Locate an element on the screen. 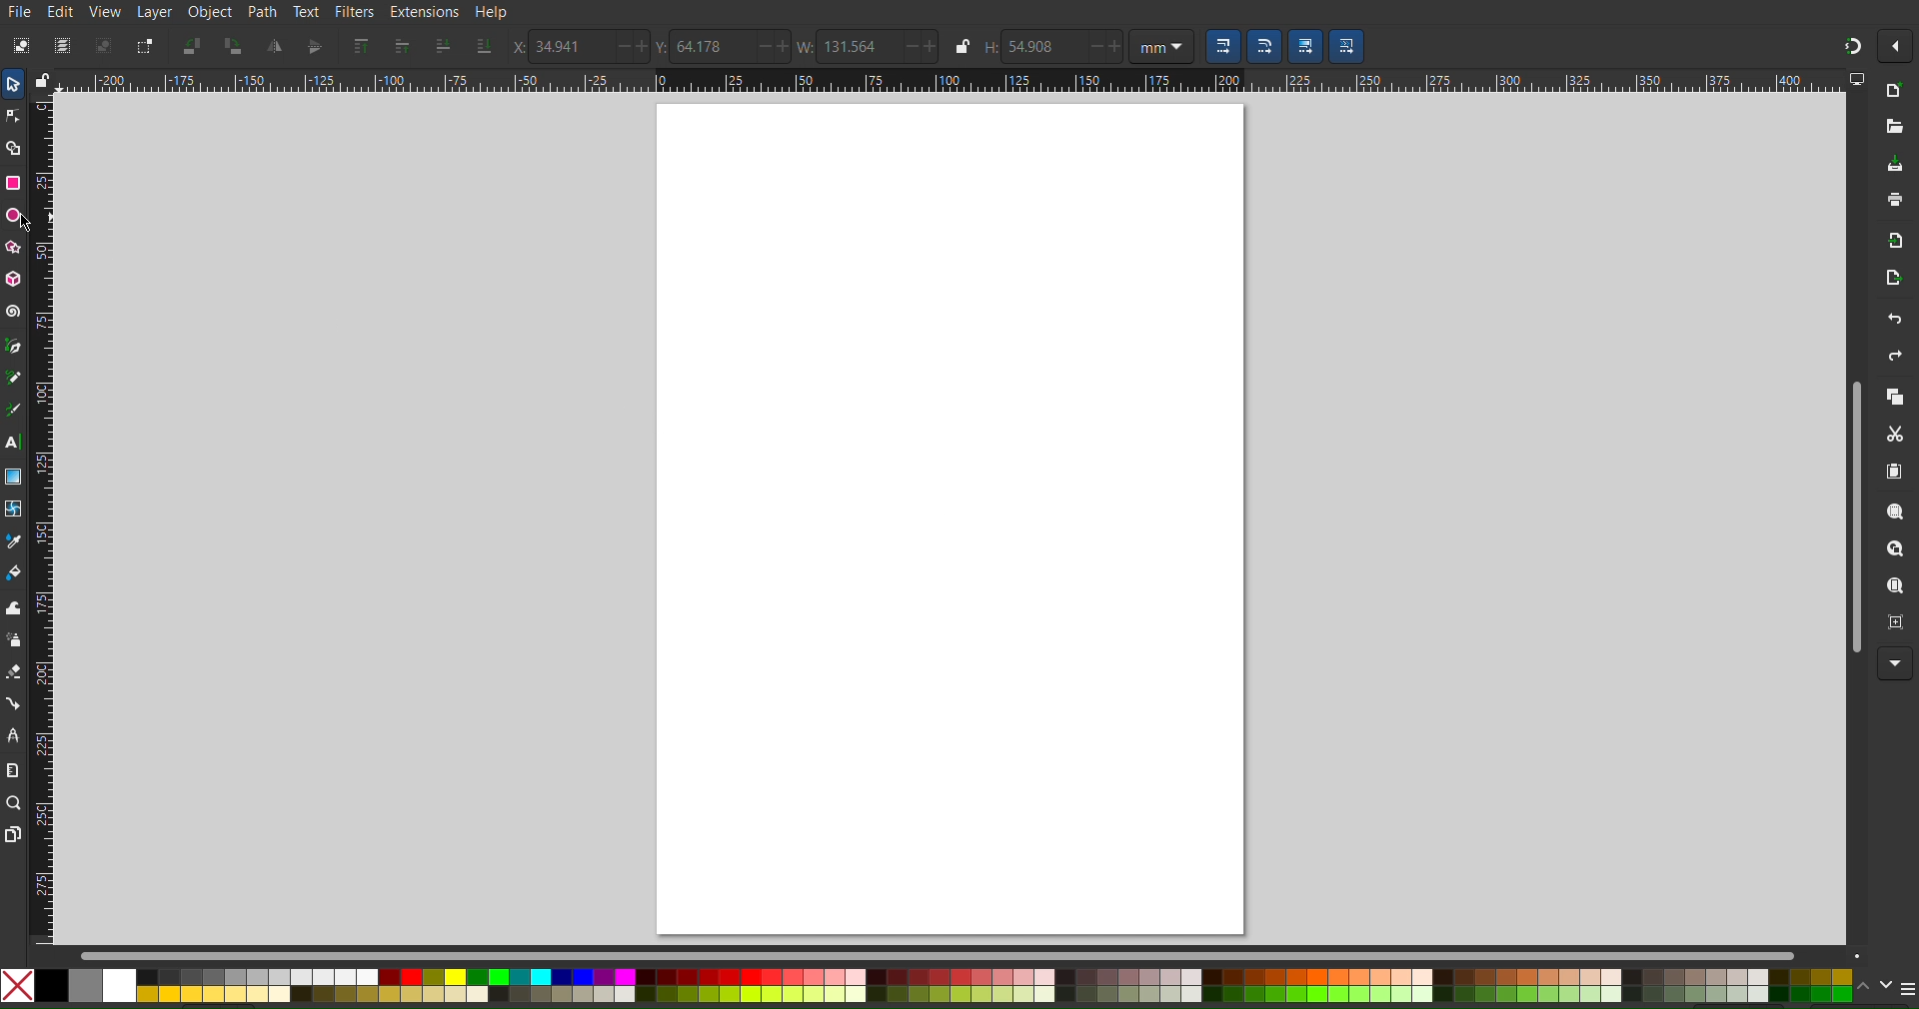  Color Fill is located at coordinates (14, 572).